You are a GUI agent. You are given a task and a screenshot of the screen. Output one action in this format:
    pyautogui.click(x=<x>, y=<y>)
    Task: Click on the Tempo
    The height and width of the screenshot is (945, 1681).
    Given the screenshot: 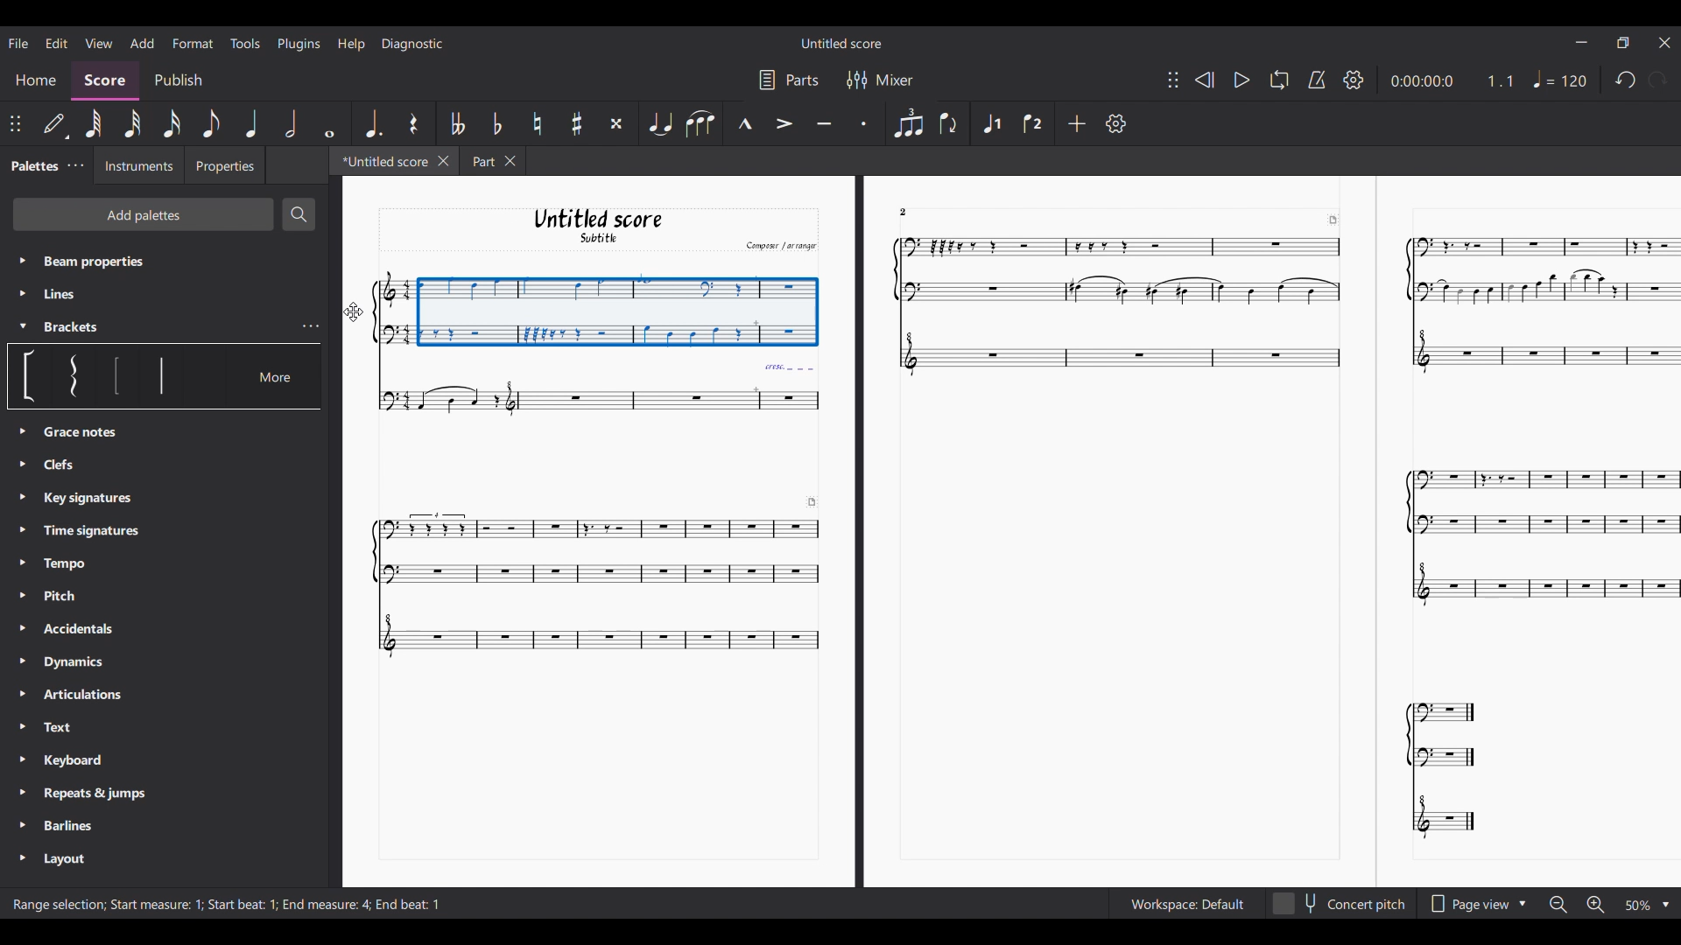 What is the action you would take?
    pyautogui.click(x=71, y=563)
    